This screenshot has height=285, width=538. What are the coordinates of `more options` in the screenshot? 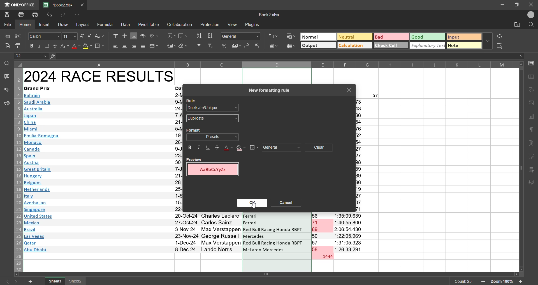 It's located at (487, 41).